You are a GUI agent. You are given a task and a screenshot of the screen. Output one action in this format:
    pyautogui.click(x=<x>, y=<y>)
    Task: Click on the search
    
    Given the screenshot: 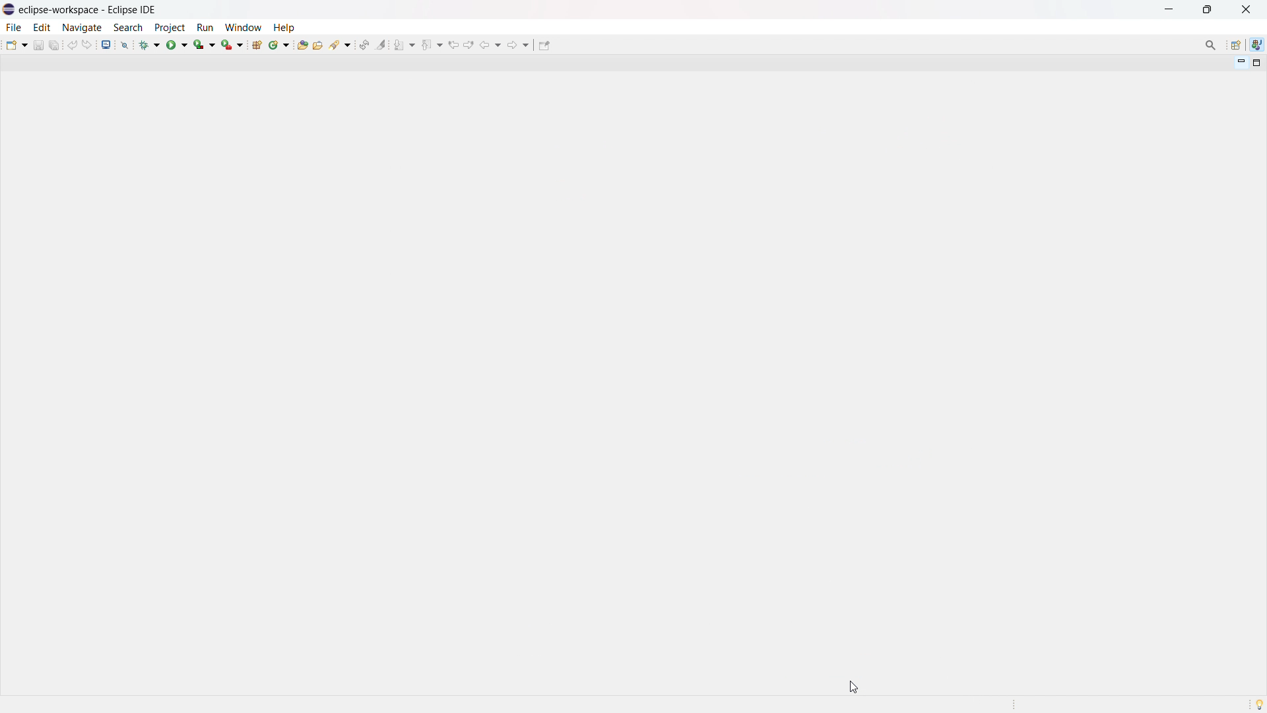 What is the action you would take?
    pyautogui.click(x=128, y=28)
    